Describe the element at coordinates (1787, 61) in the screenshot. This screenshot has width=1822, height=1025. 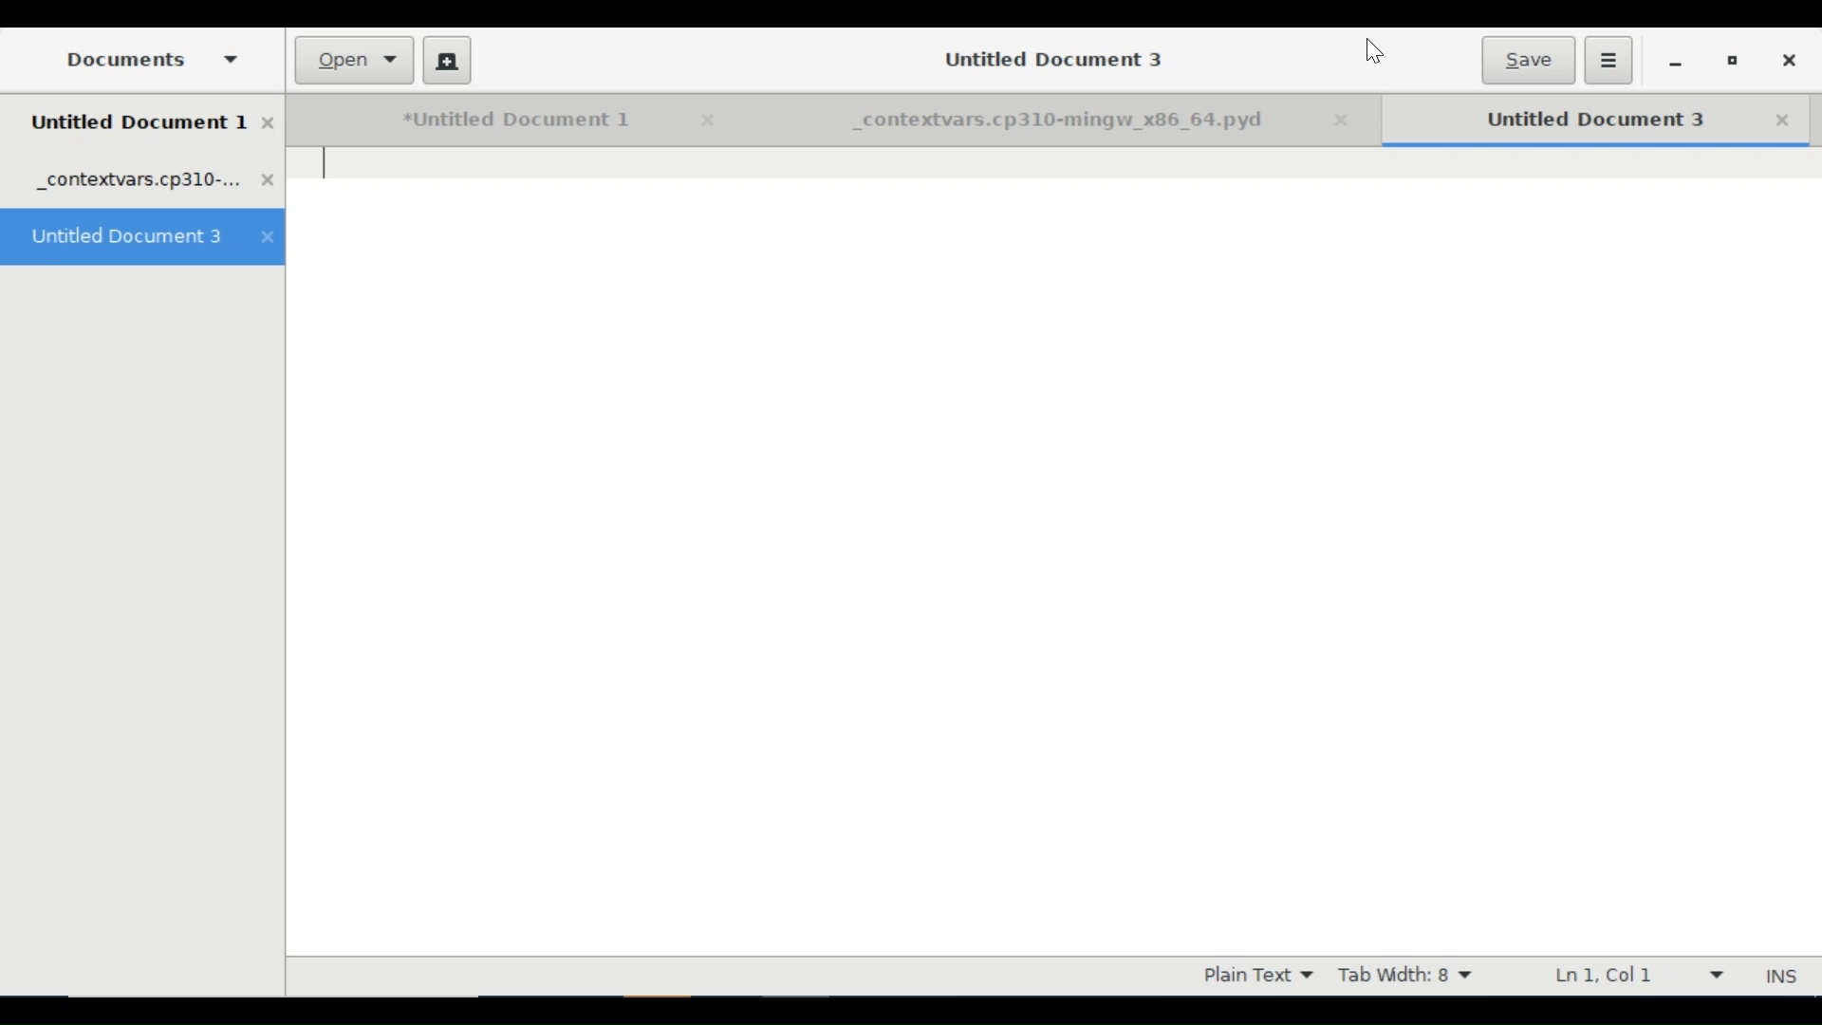
I see `Close` at that location.